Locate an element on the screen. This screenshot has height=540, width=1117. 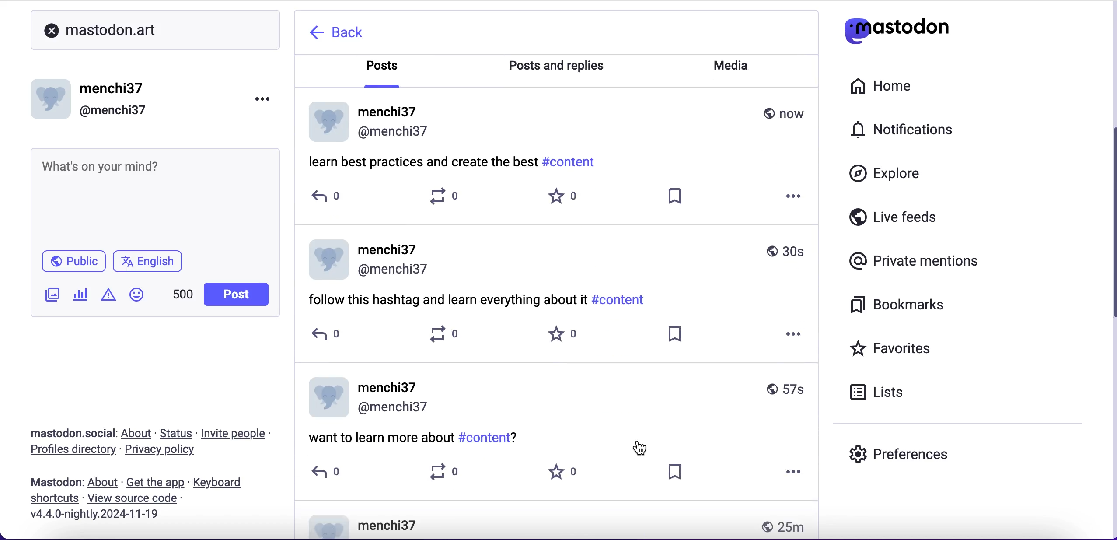
cursor is located at coordinates (645, 445).